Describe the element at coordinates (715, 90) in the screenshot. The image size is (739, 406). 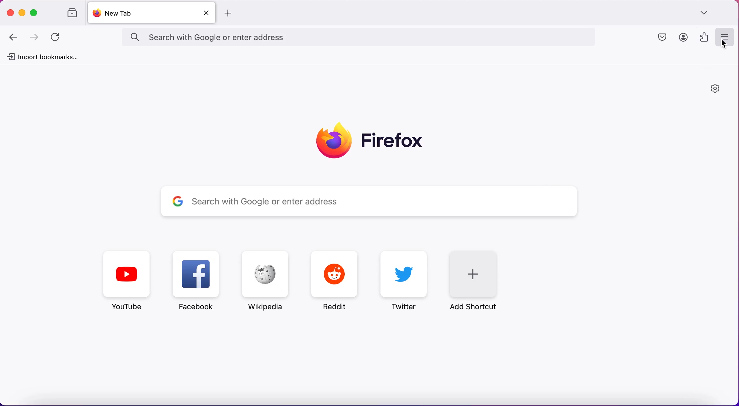
I see `personalize new tab` at that location.